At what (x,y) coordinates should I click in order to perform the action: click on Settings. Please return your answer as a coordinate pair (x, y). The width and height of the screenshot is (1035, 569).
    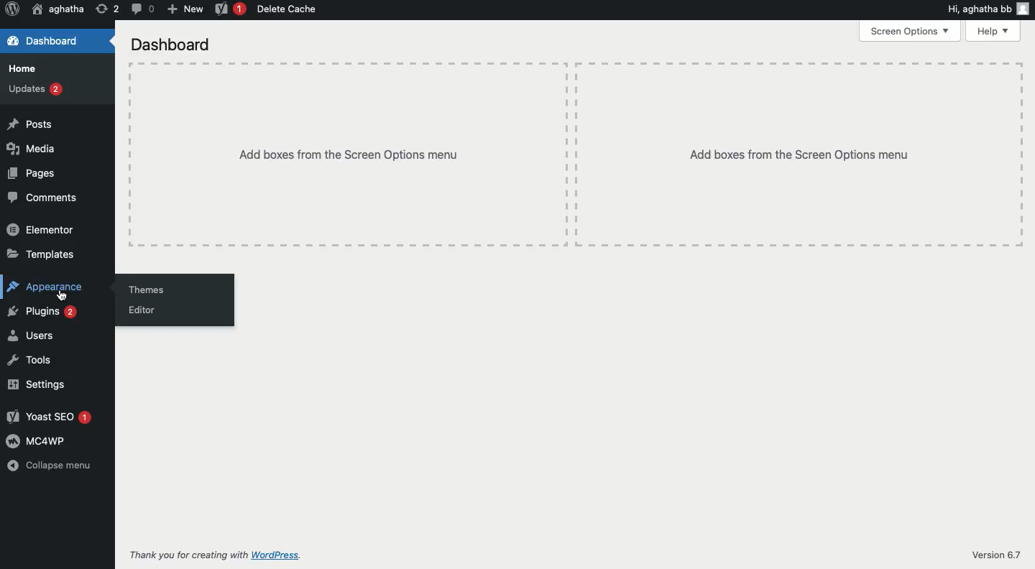
    Looking at the image, I should click on (36, 384).